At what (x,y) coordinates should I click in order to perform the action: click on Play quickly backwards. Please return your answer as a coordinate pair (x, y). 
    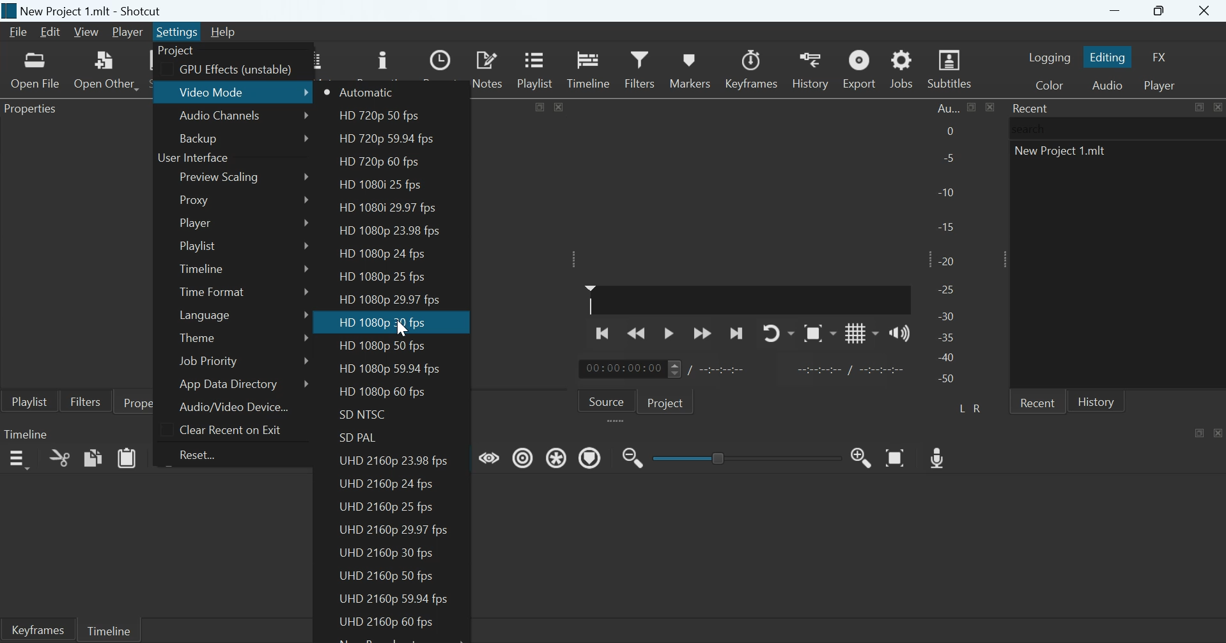
    Looking at the image, I should click on (637, 332).